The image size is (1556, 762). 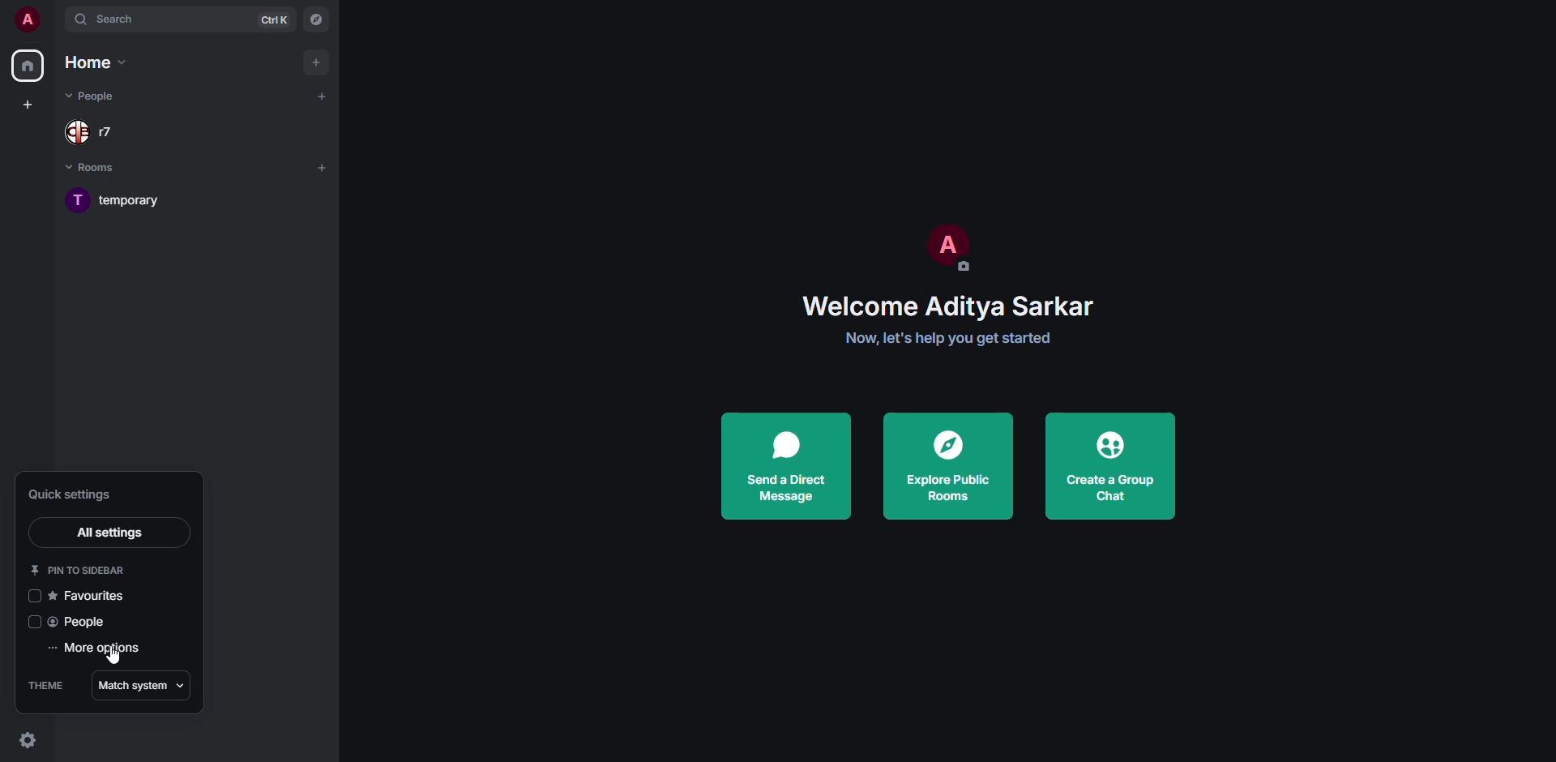 I want to click on click to enable, so click(x=34, y=596).